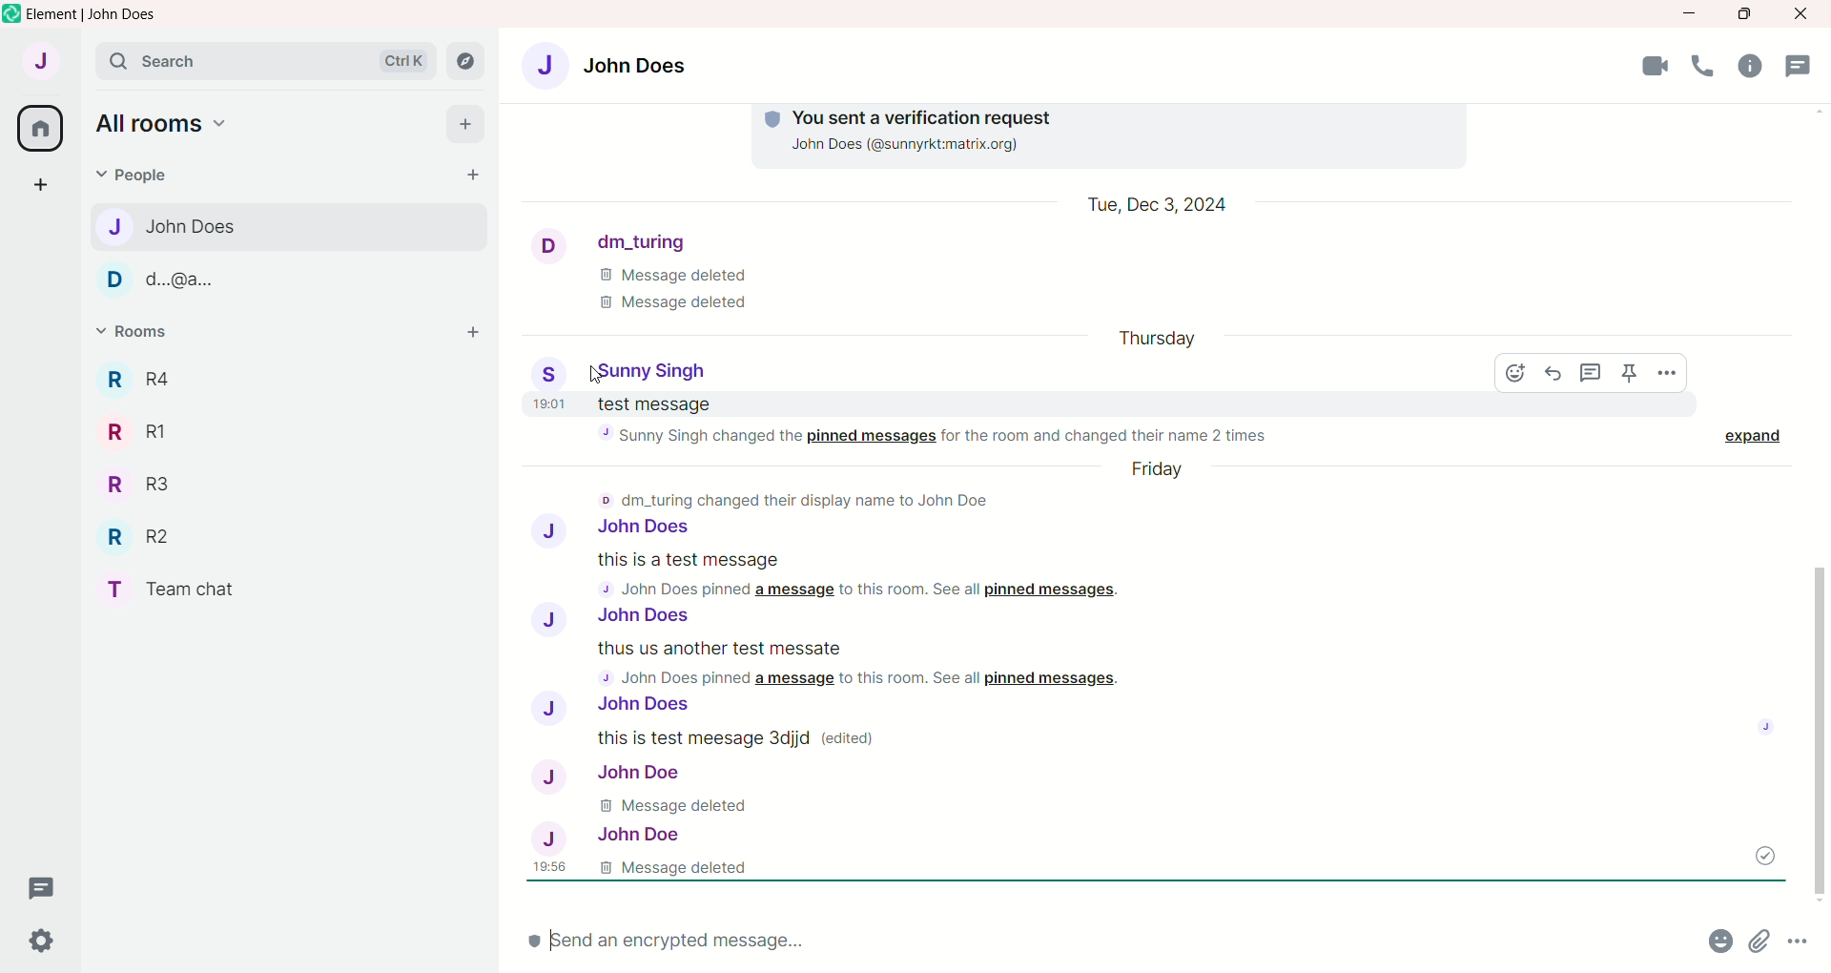  Describe the element at coordinates (464, 61) in the screenshot. I see `explore rooms` at that location.